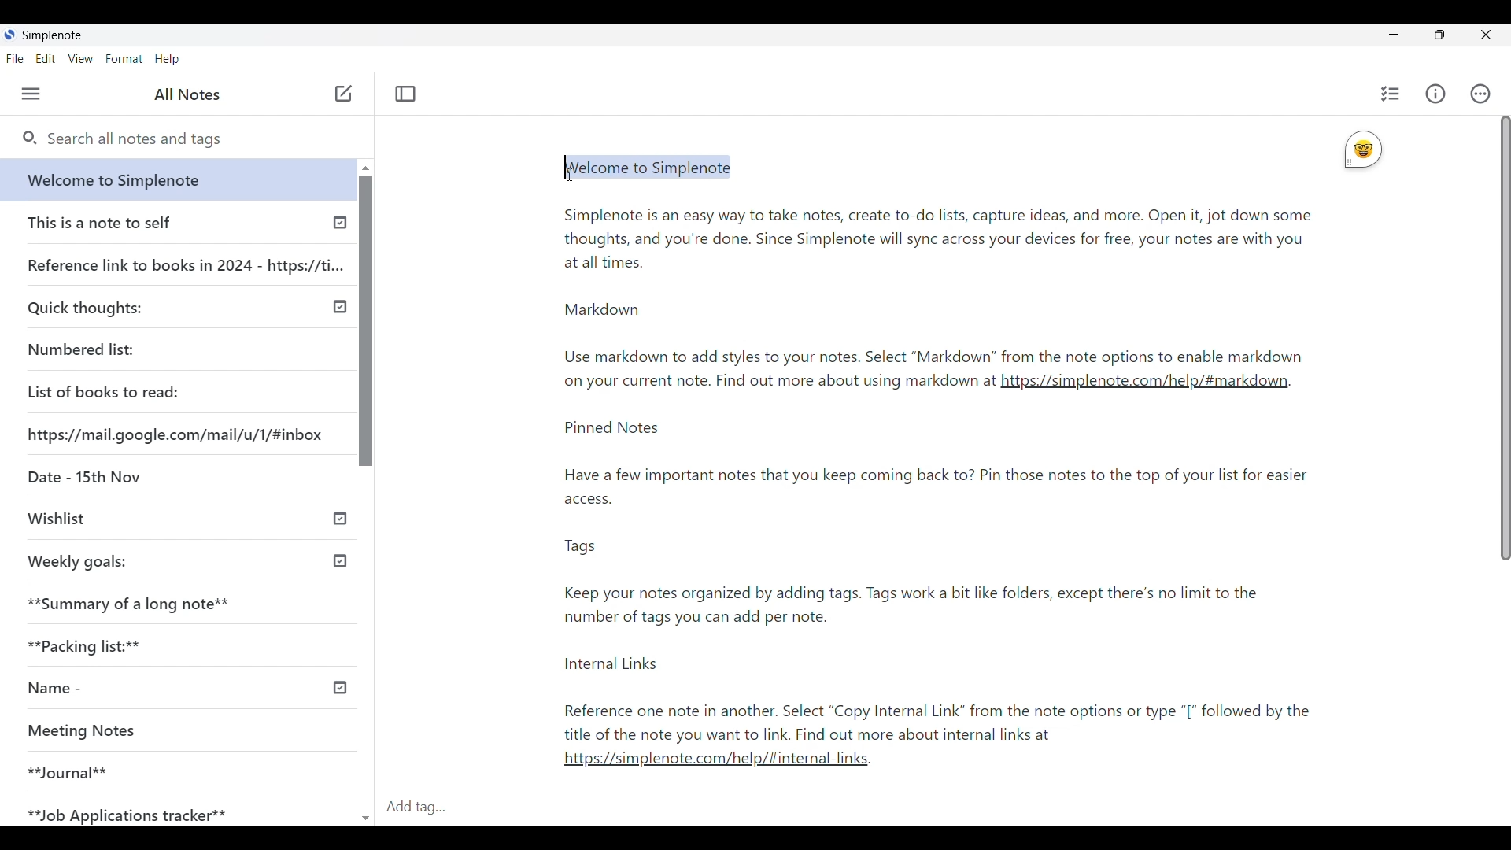 The width and height of the screenshot is (1511, 850). Describe the element at coordinates (405, 94) in the screenshot. I see `Toggle focus mode` at that location.